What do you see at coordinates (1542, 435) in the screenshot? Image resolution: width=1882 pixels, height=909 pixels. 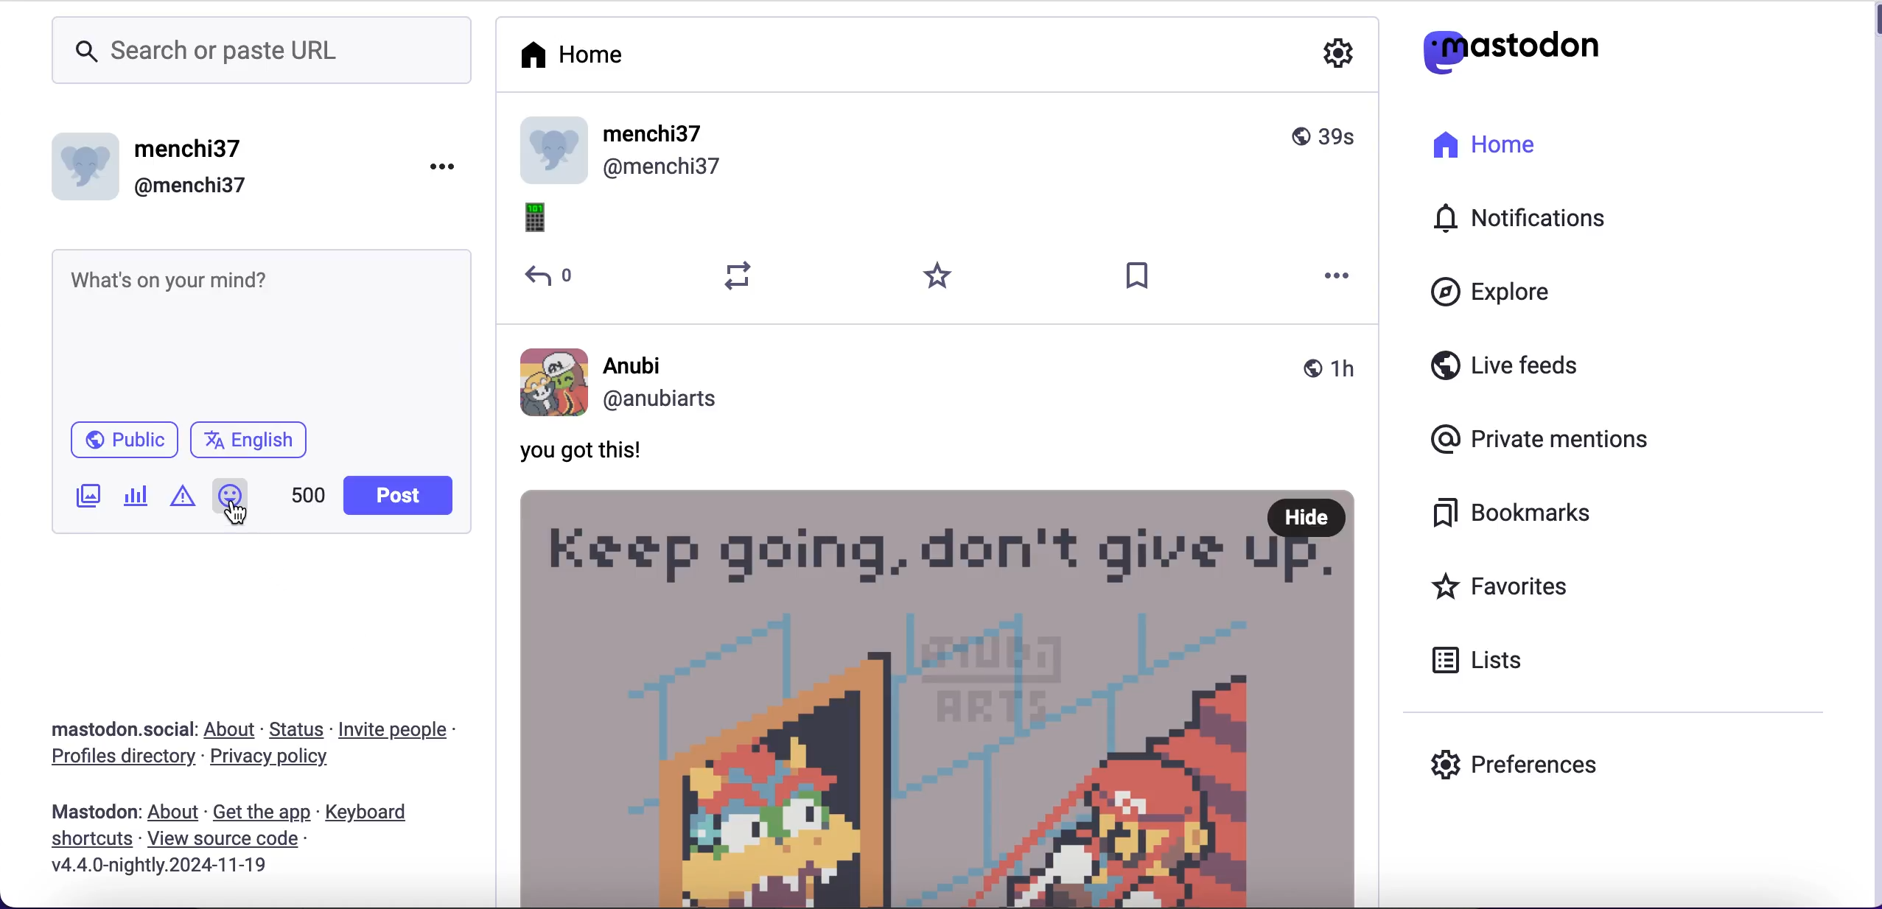 I see `private mentions` at bounding box center [1542, 435].